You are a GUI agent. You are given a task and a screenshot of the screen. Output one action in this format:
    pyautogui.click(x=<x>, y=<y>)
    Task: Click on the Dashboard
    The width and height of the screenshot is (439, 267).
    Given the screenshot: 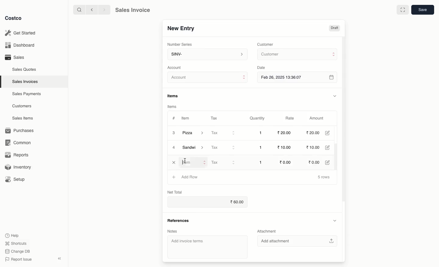 What is the action you would take?
    pyautogui.click(x=19, y=45)
    